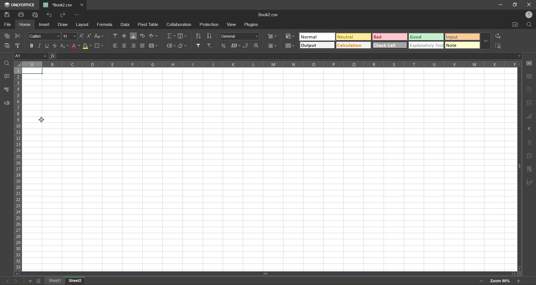  I want to click on accounting, so click(235, 46).